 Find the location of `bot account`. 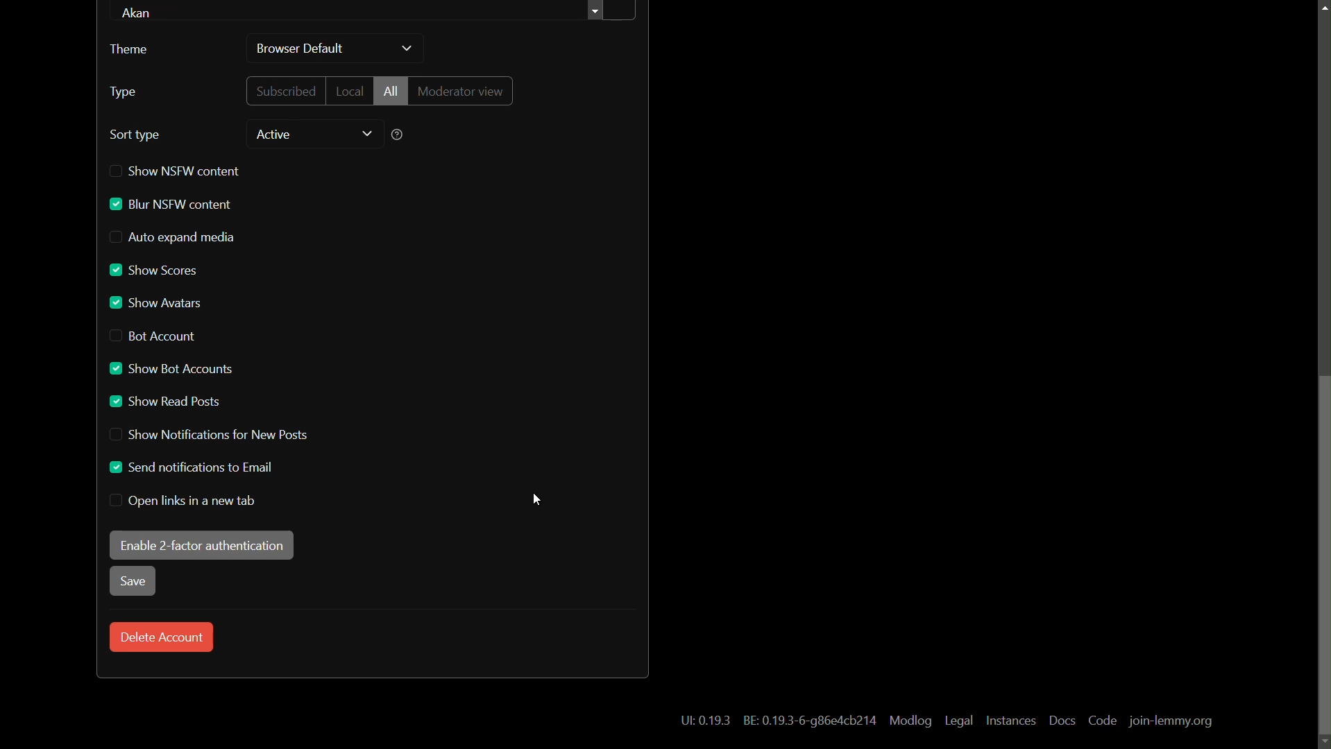

bot account is located at coordinates (152, 337).